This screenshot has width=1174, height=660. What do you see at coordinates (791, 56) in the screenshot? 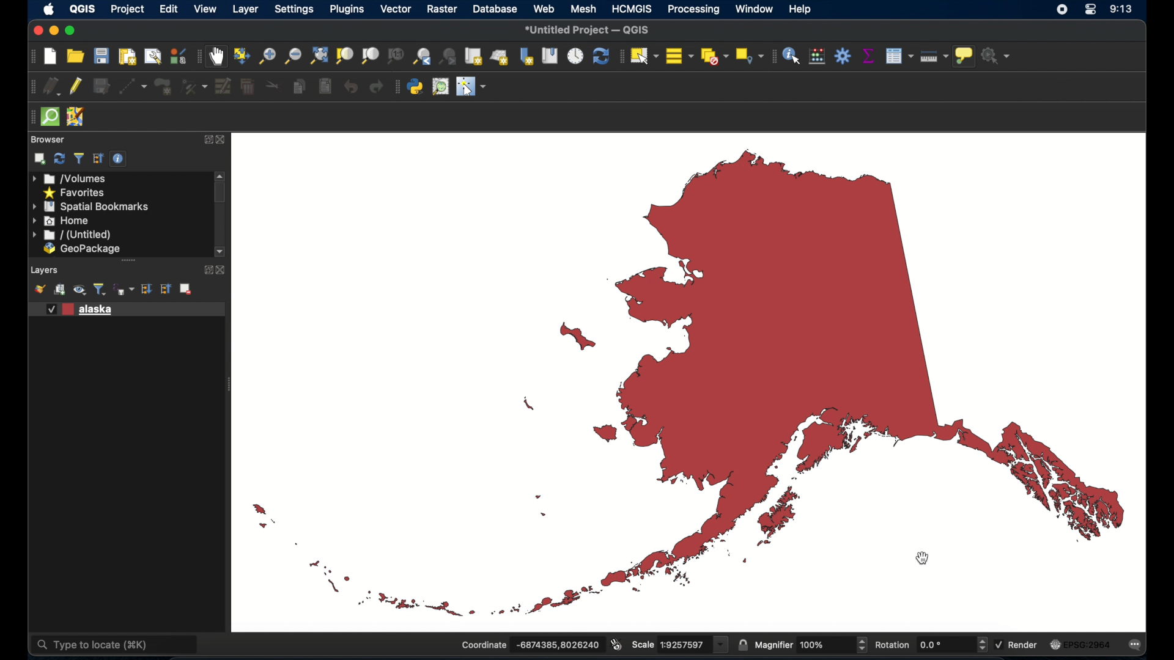
I see `identify feature` at bounding box center [791, 56].